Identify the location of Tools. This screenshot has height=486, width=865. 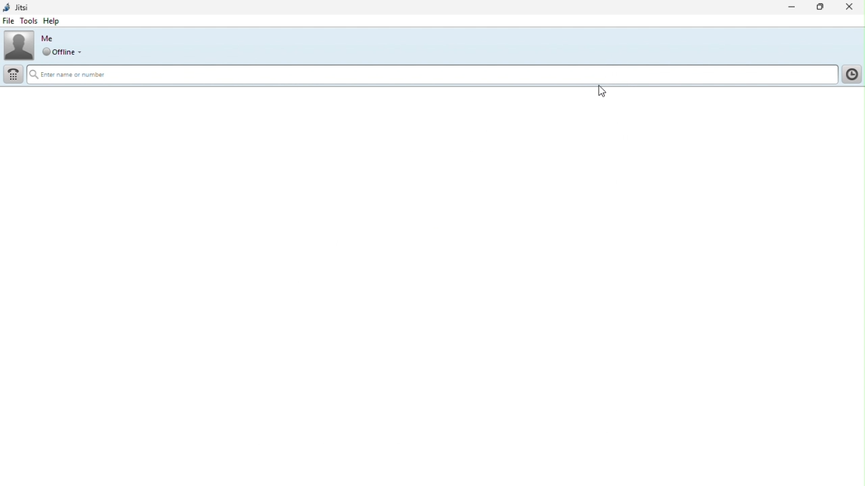
(28, 21).